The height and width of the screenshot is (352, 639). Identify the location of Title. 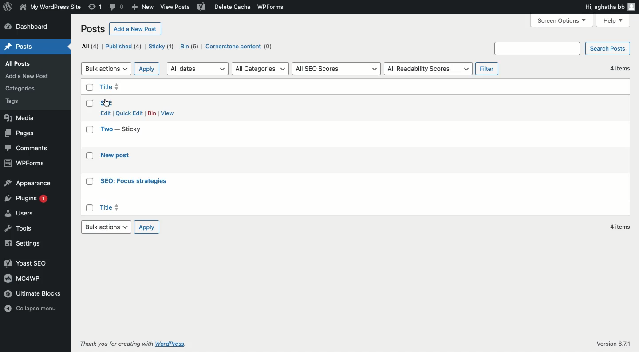
(106, 130).